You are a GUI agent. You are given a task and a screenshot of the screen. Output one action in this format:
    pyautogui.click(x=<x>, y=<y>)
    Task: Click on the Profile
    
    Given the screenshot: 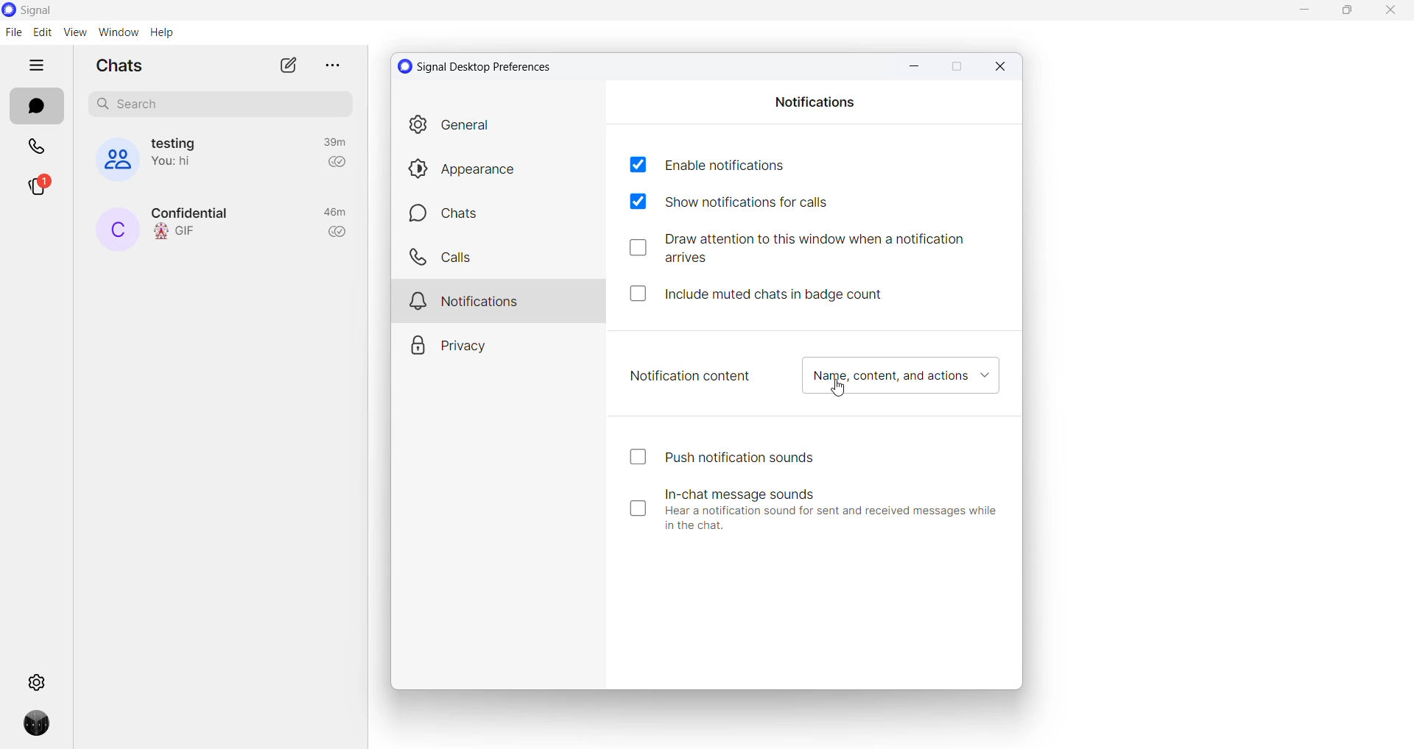 What is the action you would take?
    pyautogui.click(x=32, y=728)
    